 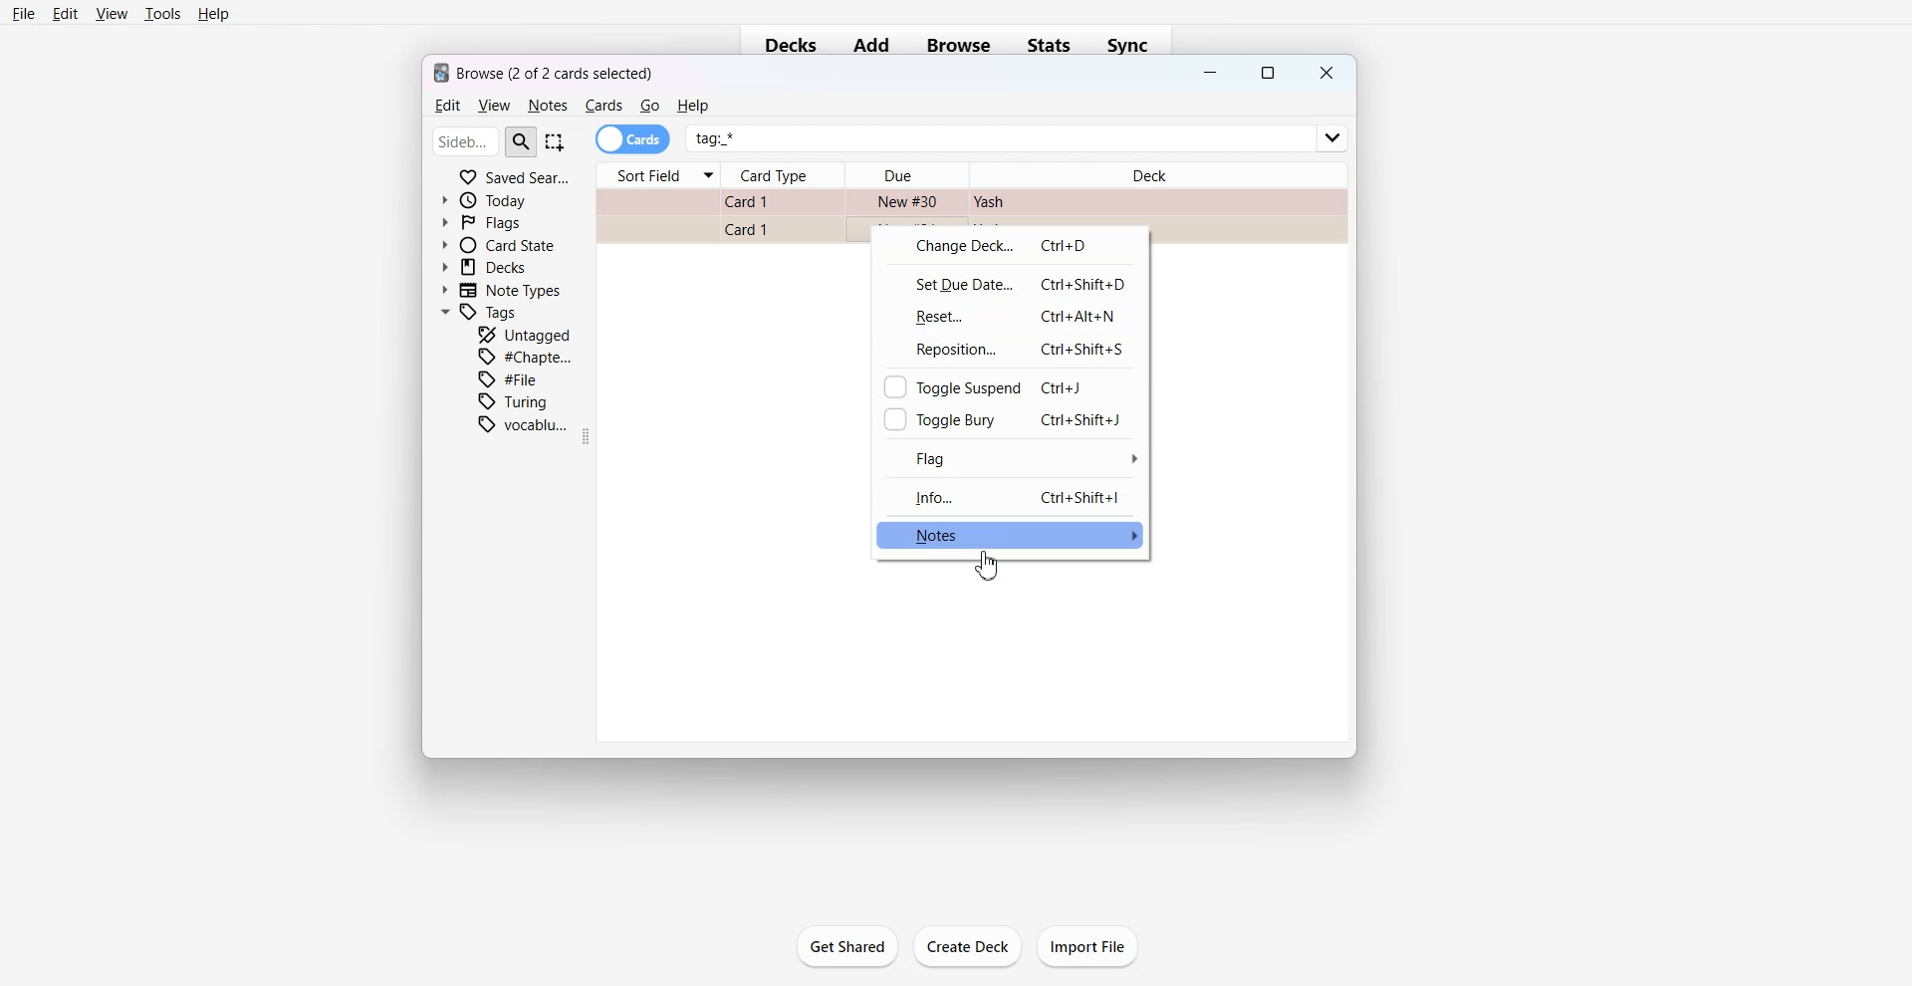 I want to click on File, so click(x=513, y=378).